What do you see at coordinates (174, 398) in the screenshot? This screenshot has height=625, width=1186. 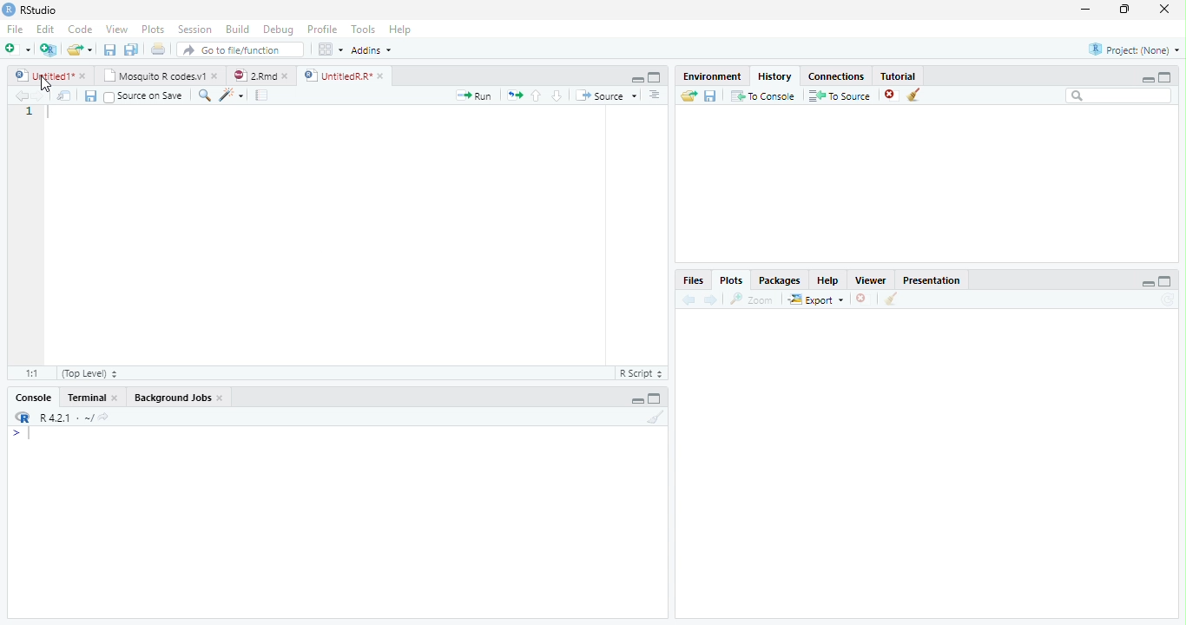 I see `Background Jobs` at bounding box center [174, 398].